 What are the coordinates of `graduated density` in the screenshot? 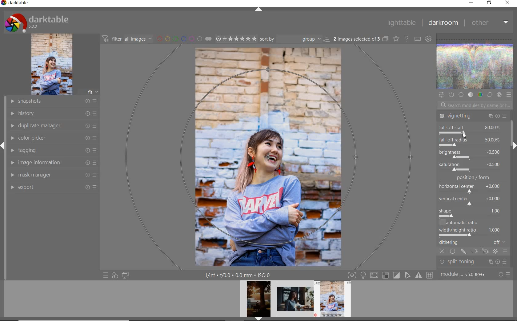 It's located at (473, 118).